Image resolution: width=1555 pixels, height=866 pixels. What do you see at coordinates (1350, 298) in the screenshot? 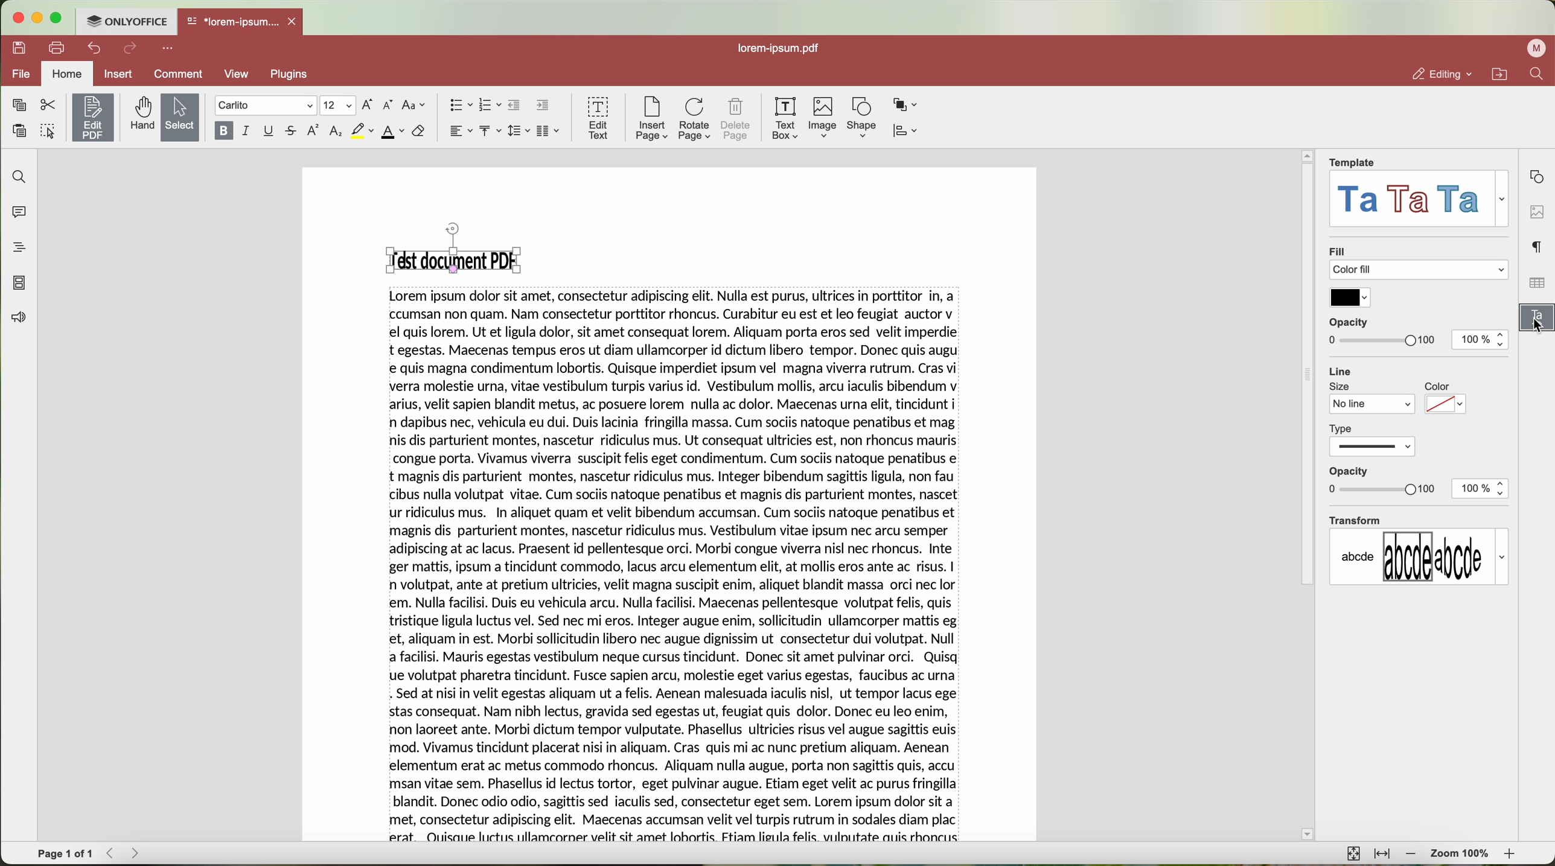
I see `color black` at bounding box center [1350, 298].